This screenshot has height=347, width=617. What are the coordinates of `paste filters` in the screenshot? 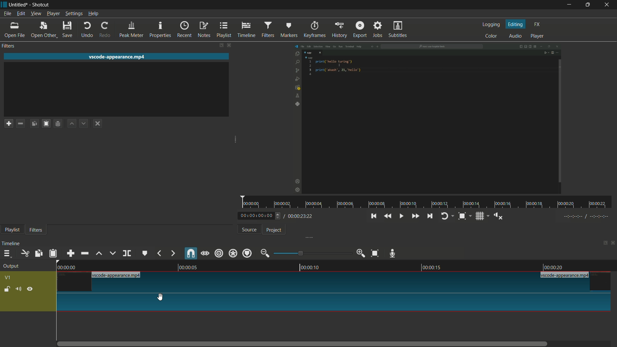 It's located at (46, 123).